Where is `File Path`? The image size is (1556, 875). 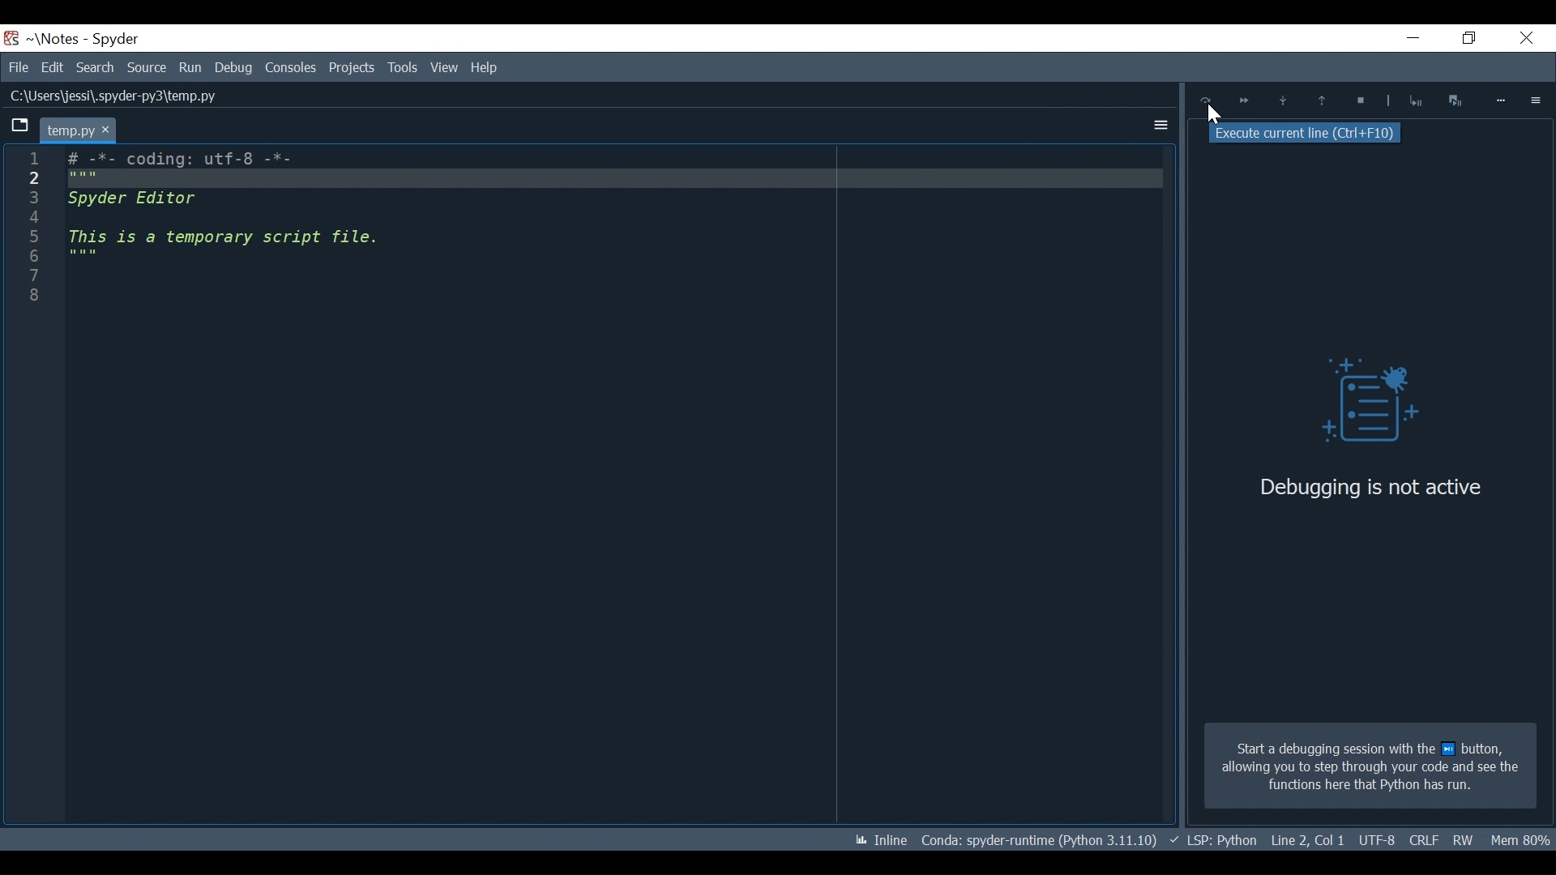
File Path is located at coordinates (110, 96).